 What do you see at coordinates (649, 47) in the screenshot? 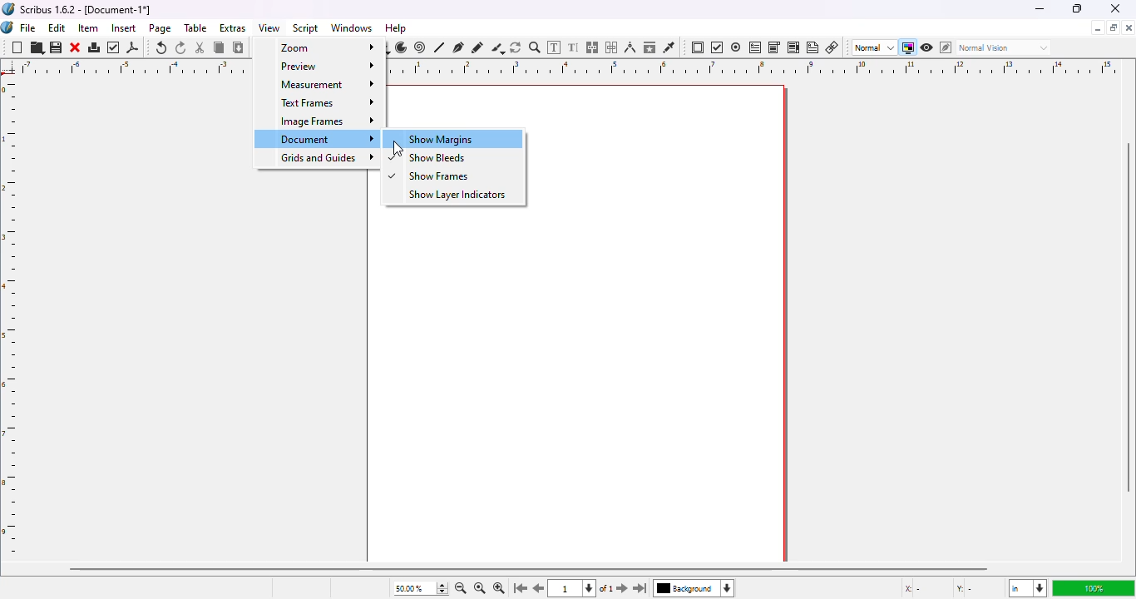
I see `copy item properties` at bounding box center [649, 47].